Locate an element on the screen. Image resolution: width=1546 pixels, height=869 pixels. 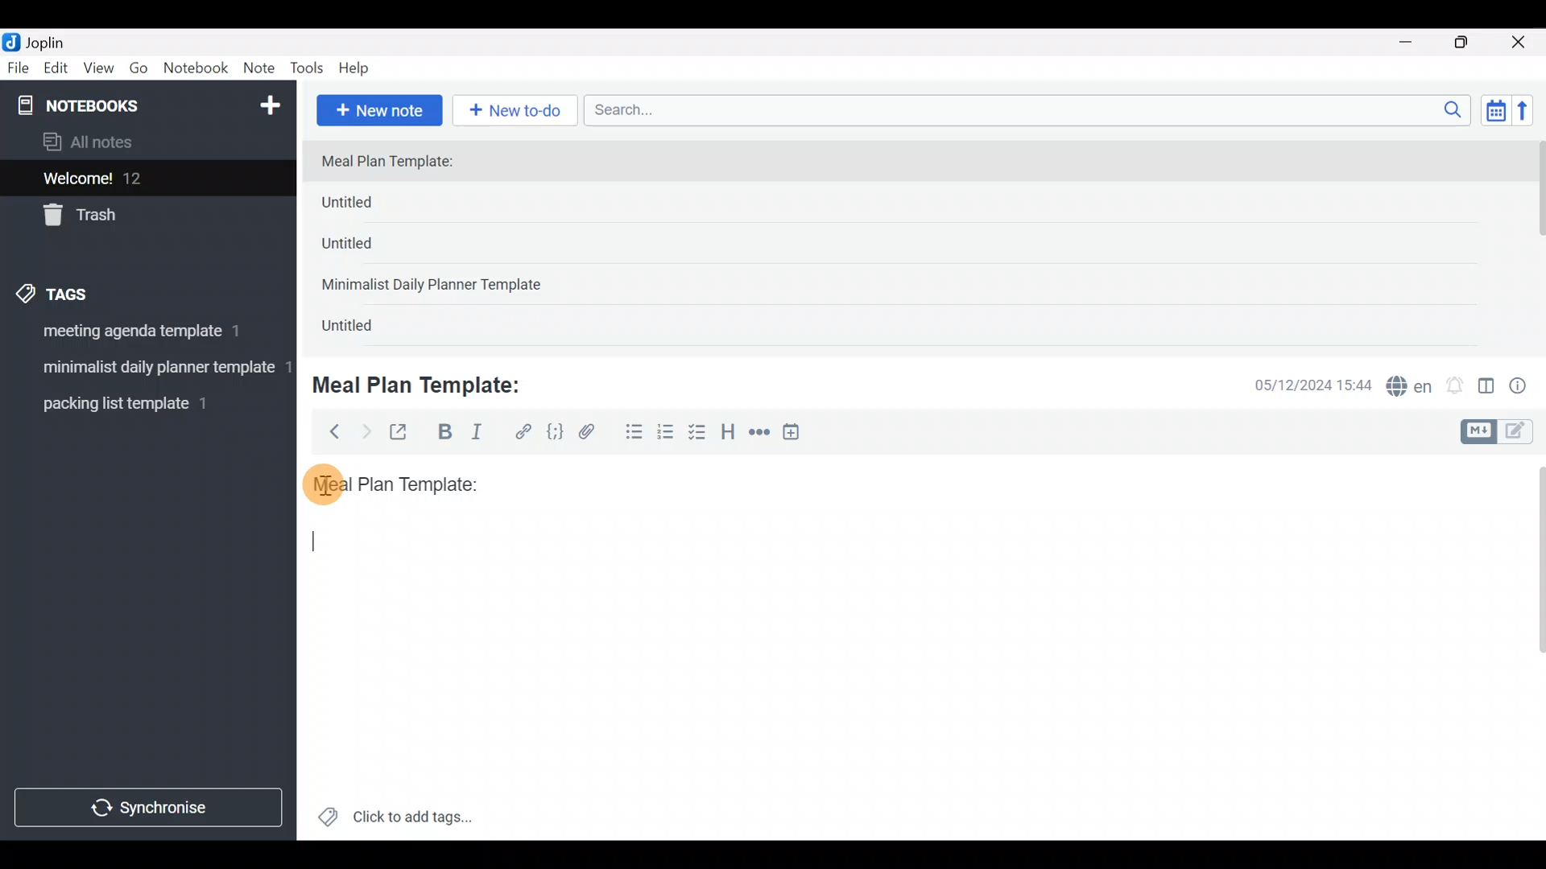
Scroll bar is located at coordinates (1529, 647).